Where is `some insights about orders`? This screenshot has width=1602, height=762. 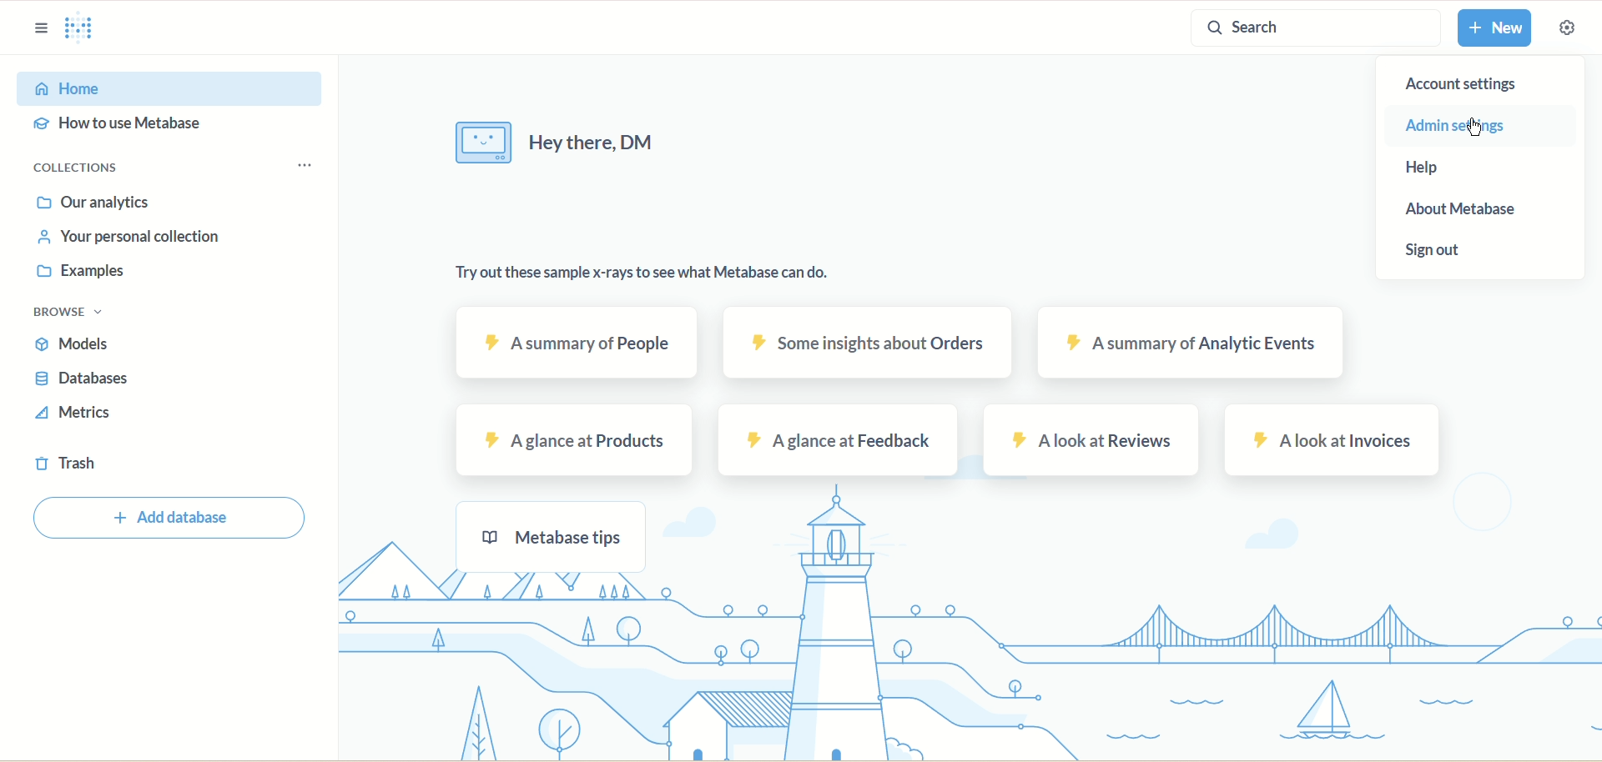
some insights about orders is located at coordinates (867, 344).